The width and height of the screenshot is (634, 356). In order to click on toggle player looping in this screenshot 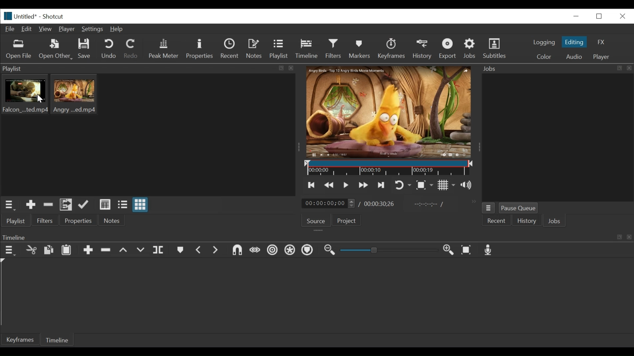, I will do `click(403, 186)`.